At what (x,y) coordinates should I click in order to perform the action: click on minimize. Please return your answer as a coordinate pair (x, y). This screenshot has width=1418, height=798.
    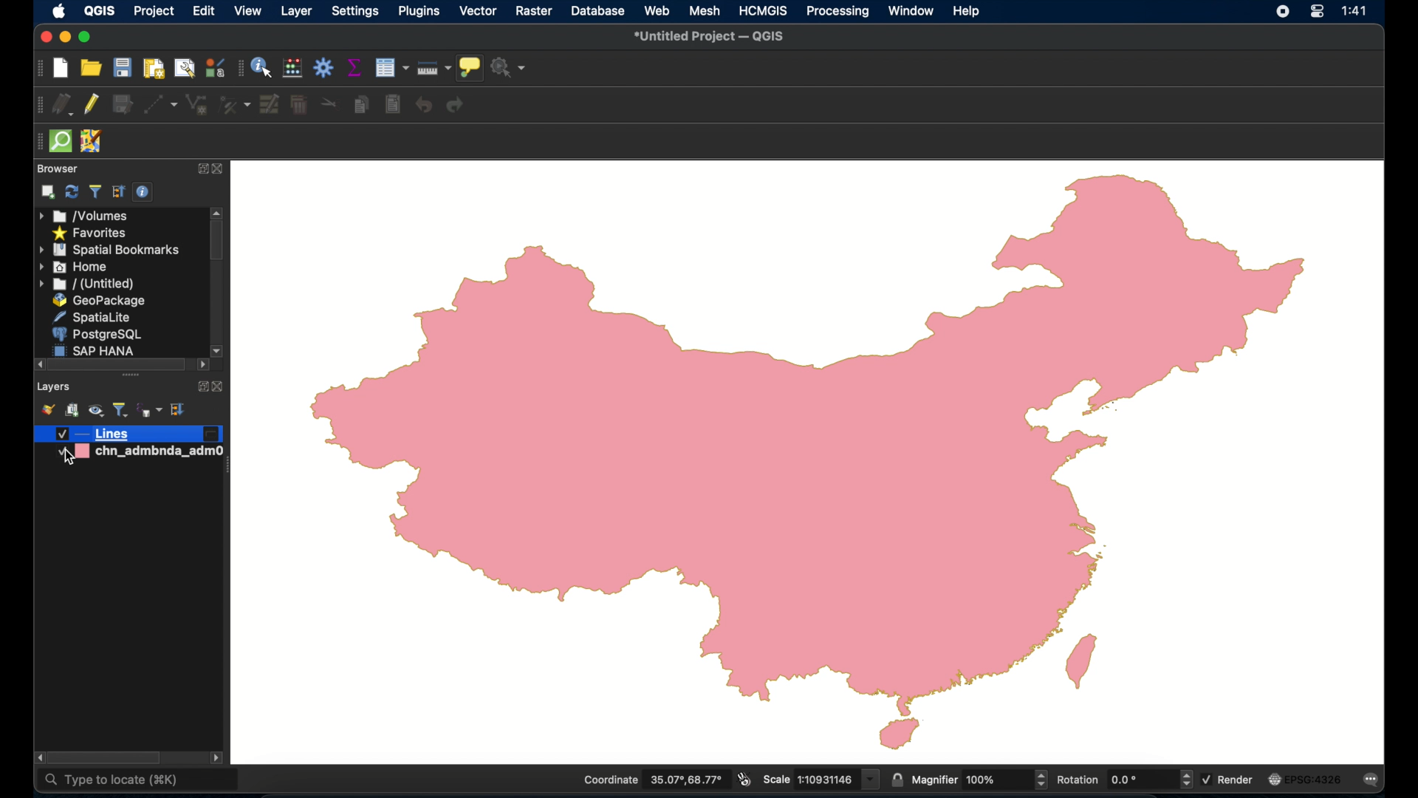
    Looking at the image, I should click on (66, 38).